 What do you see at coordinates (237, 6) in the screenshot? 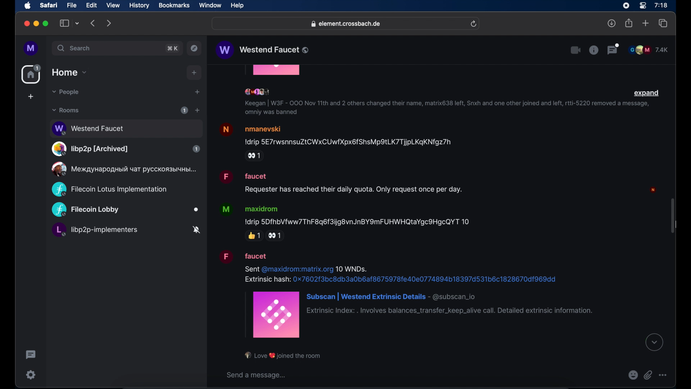
I see `help` at bounding box center [237, 6].